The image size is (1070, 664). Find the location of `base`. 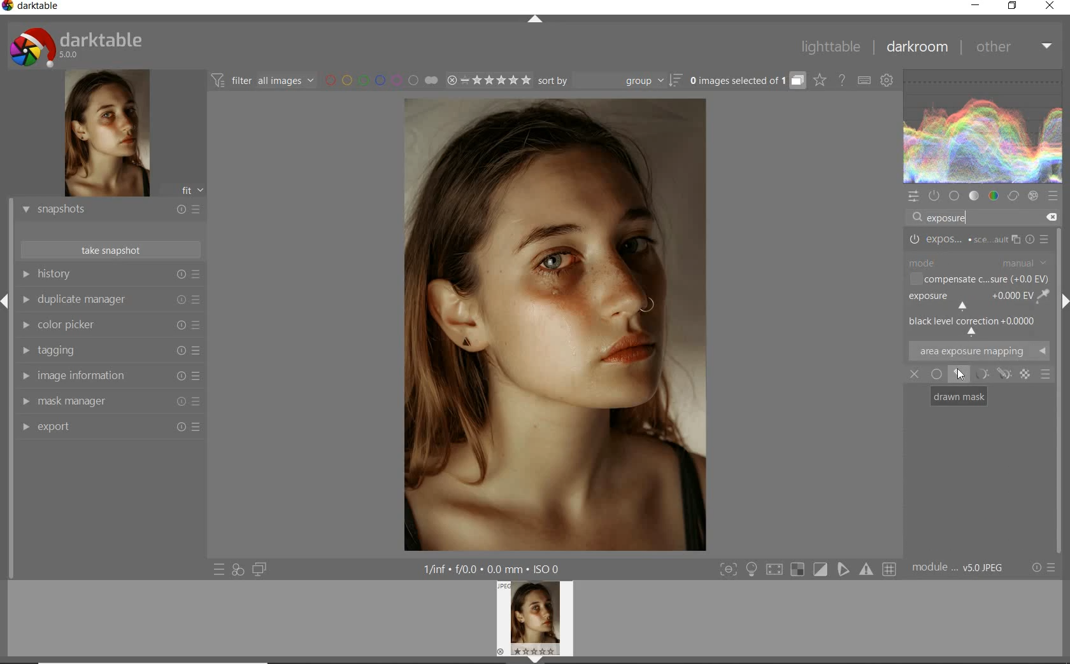

base is located at coordinates (954, 196).